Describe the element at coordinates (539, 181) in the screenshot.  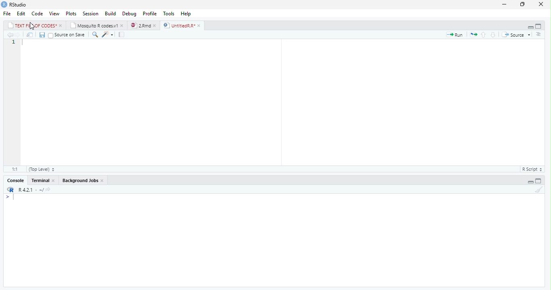
I see `Full Height` at that location.